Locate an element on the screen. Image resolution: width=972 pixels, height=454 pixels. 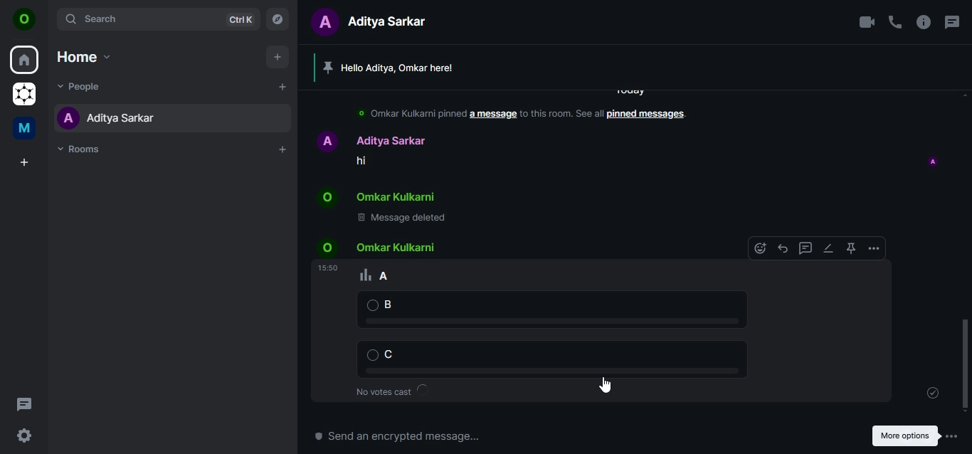
pin is located at coordinates (850, 248).